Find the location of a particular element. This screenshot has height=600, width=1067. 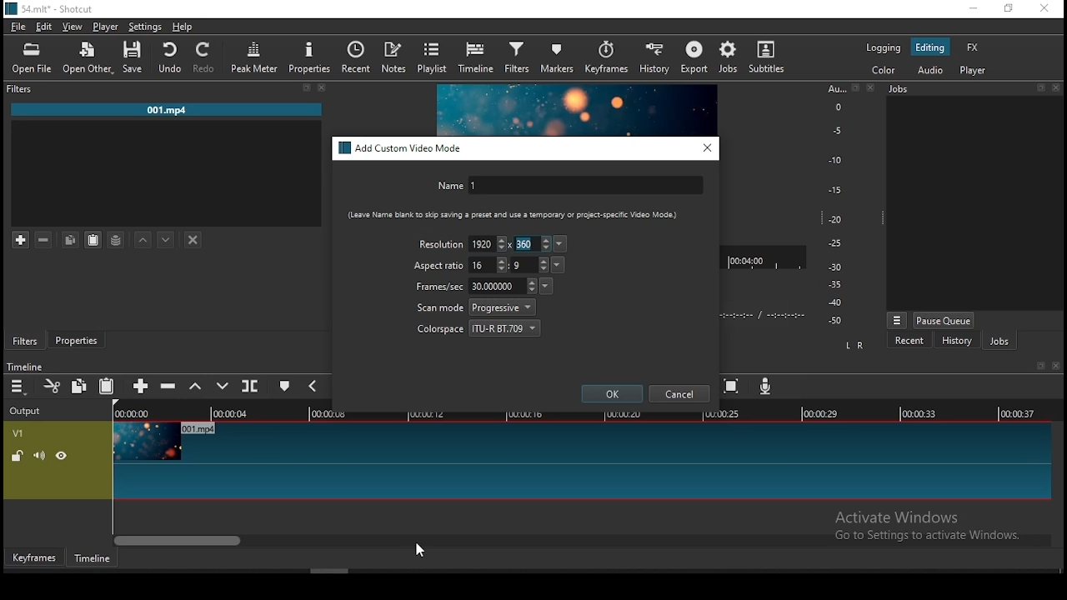

append is located at coordinates (142, 387).